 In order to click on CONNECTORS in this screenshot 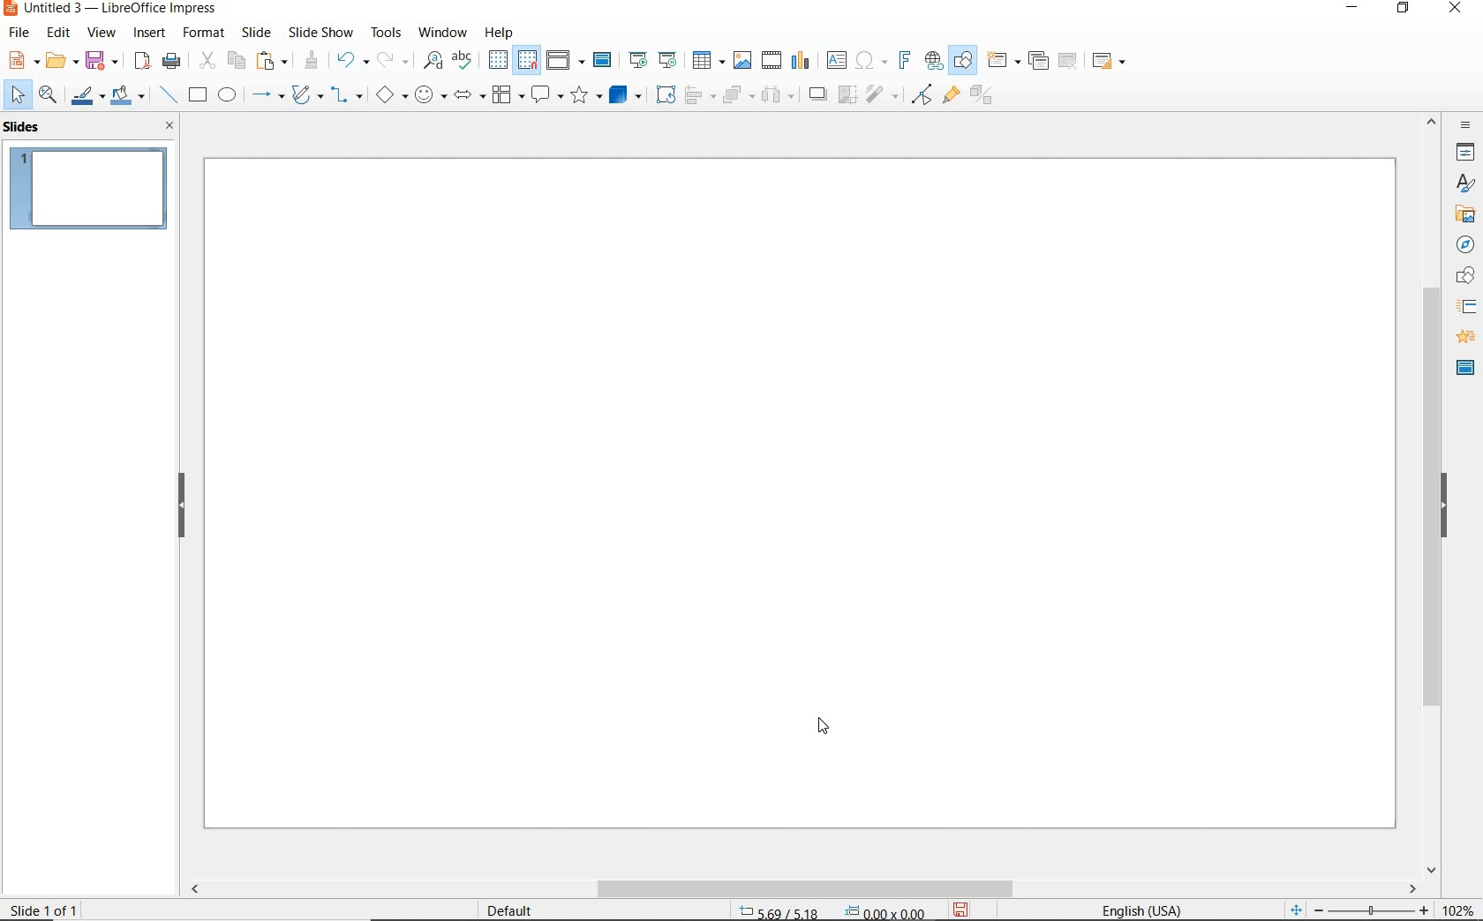, I will do `click(347, 94)`.